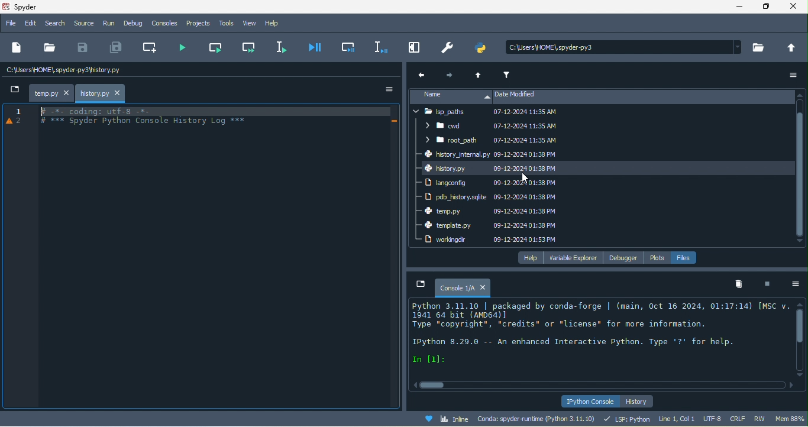 This screenshot has width=808, height=427. What do you see at coordinates (180, 48) in the screenshot?
I see `run file` at bounding box center [180, 48].